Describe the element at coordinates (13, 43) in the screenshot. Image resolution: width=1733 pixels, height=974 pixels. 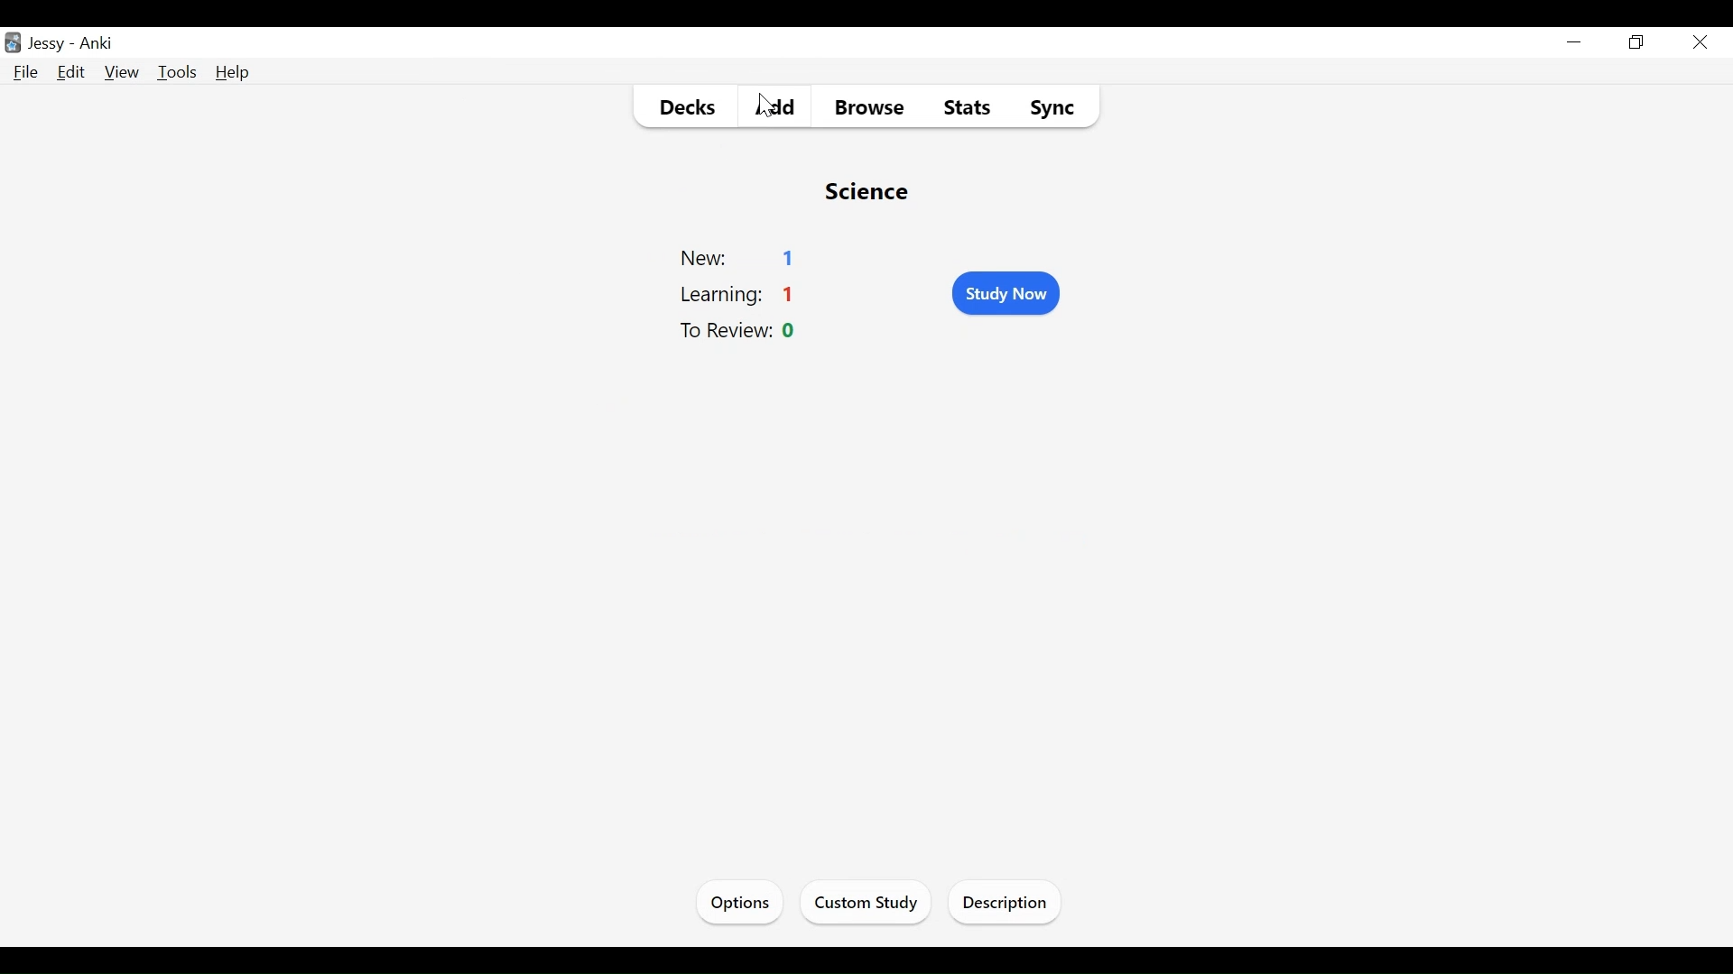
I see `Anki Desktop Icon` at that location.